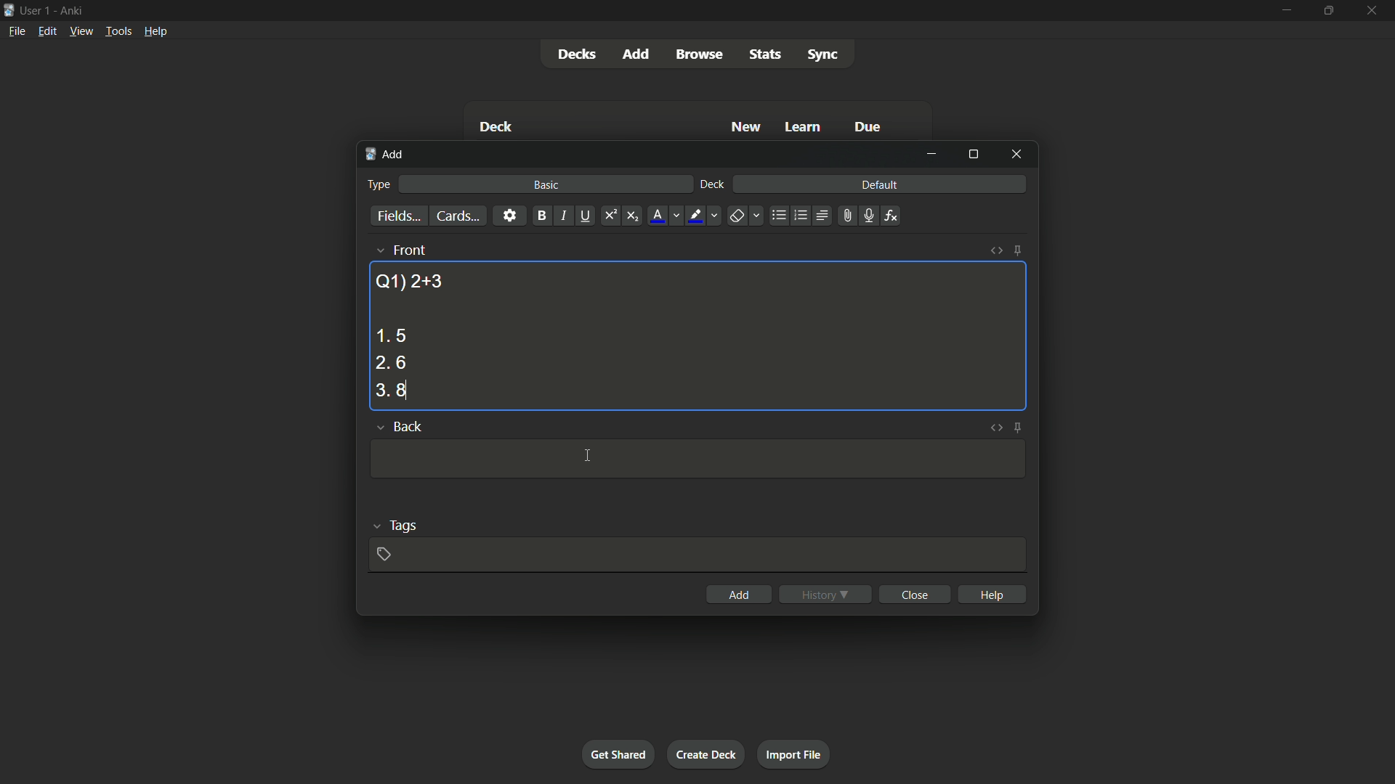  I want to click on attach file, so click(846, 216).